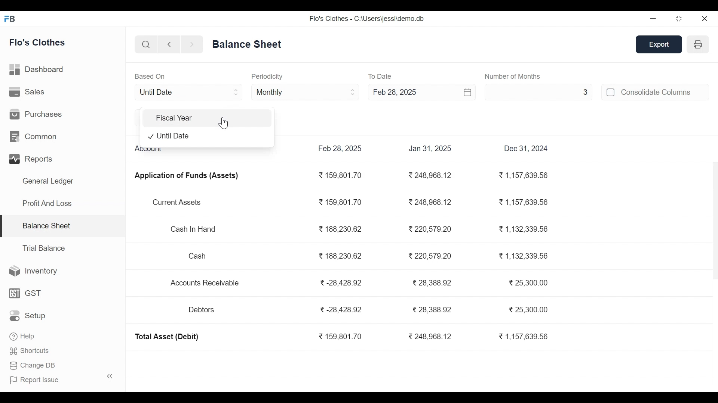 This screenshot has height=403, width=718. I want to click on setup, so click(28, 316).